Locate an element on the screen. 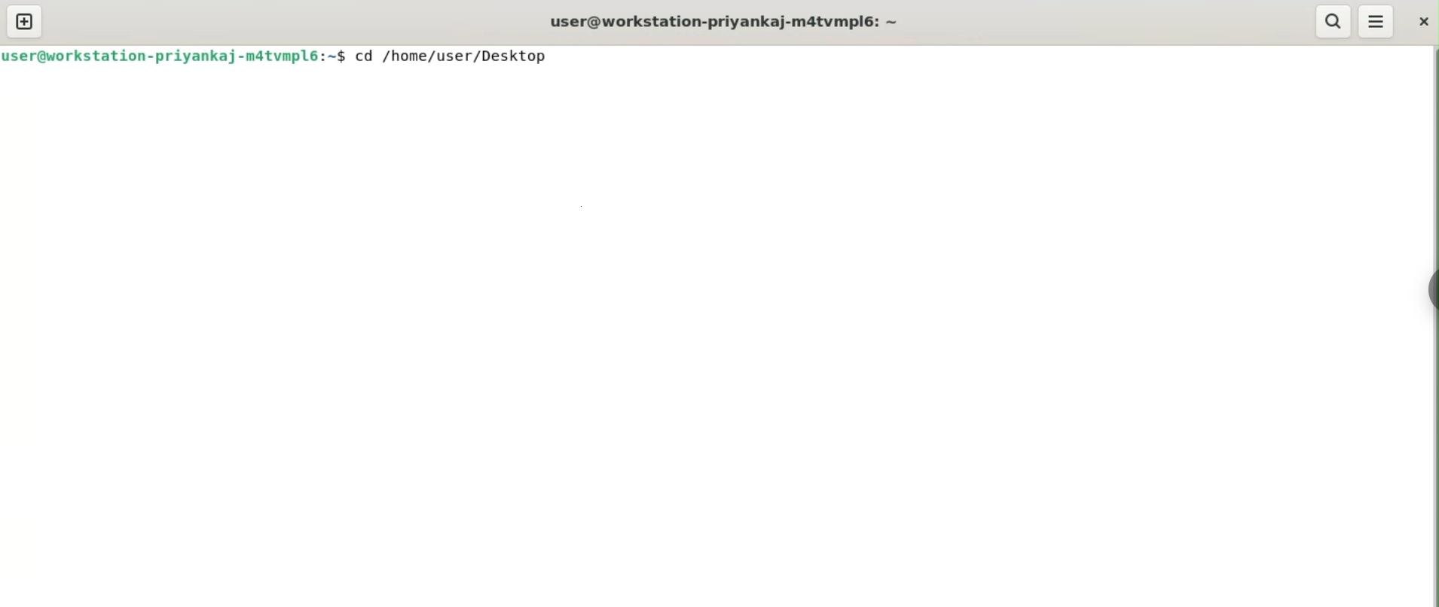  user@workstation-priyankaj-m4tvmpl6:~ is located at coordinates (726, 23).